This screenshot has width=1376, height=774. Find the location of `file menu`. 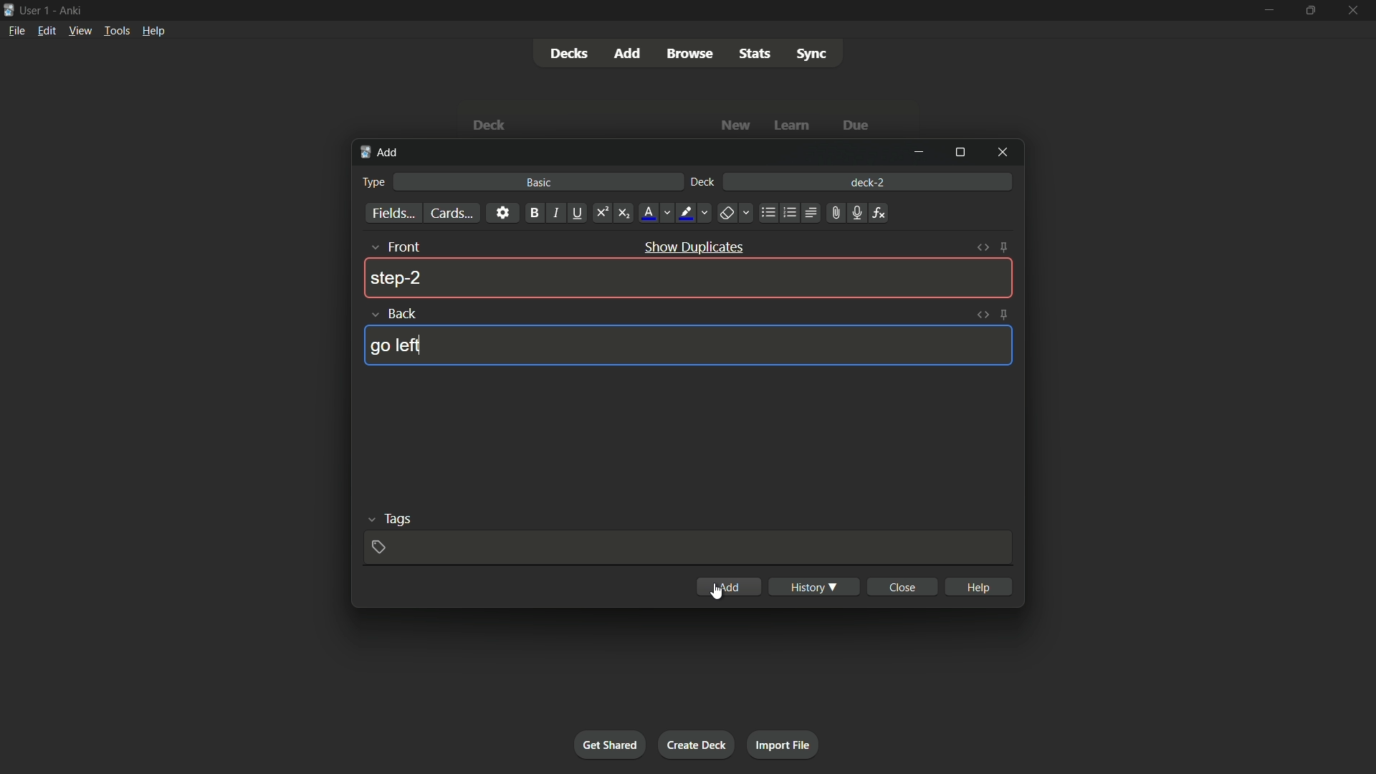

file menu is located at coordinates (15, 31).